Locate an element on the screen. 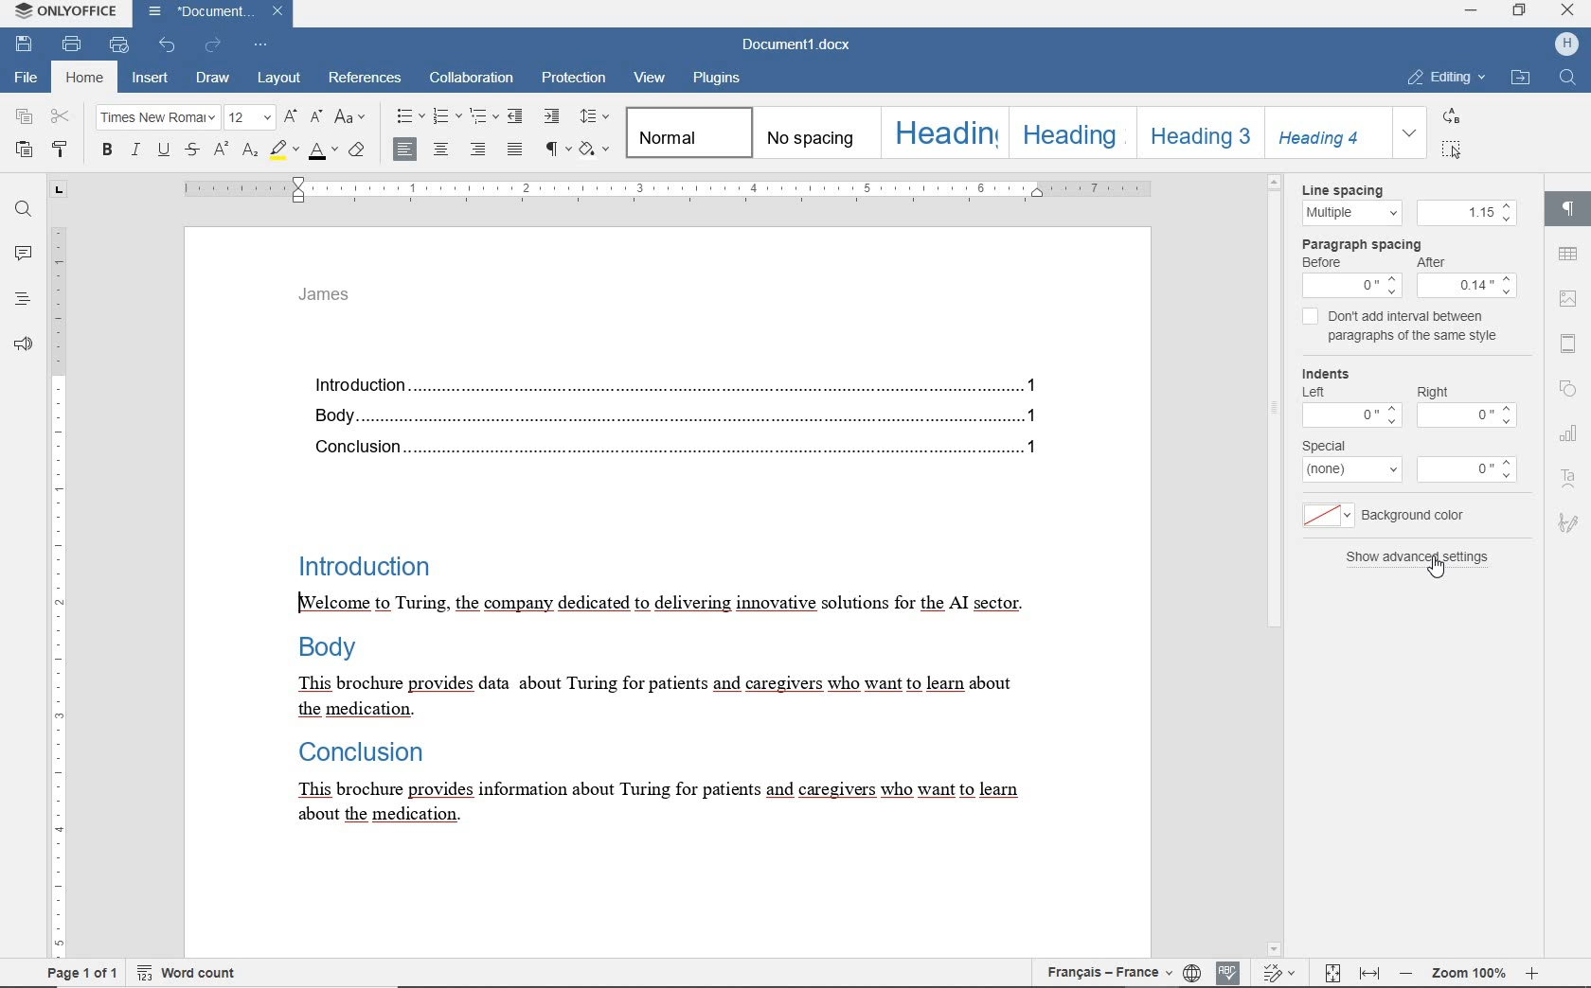  quick print is located at coordinates (118, 45).